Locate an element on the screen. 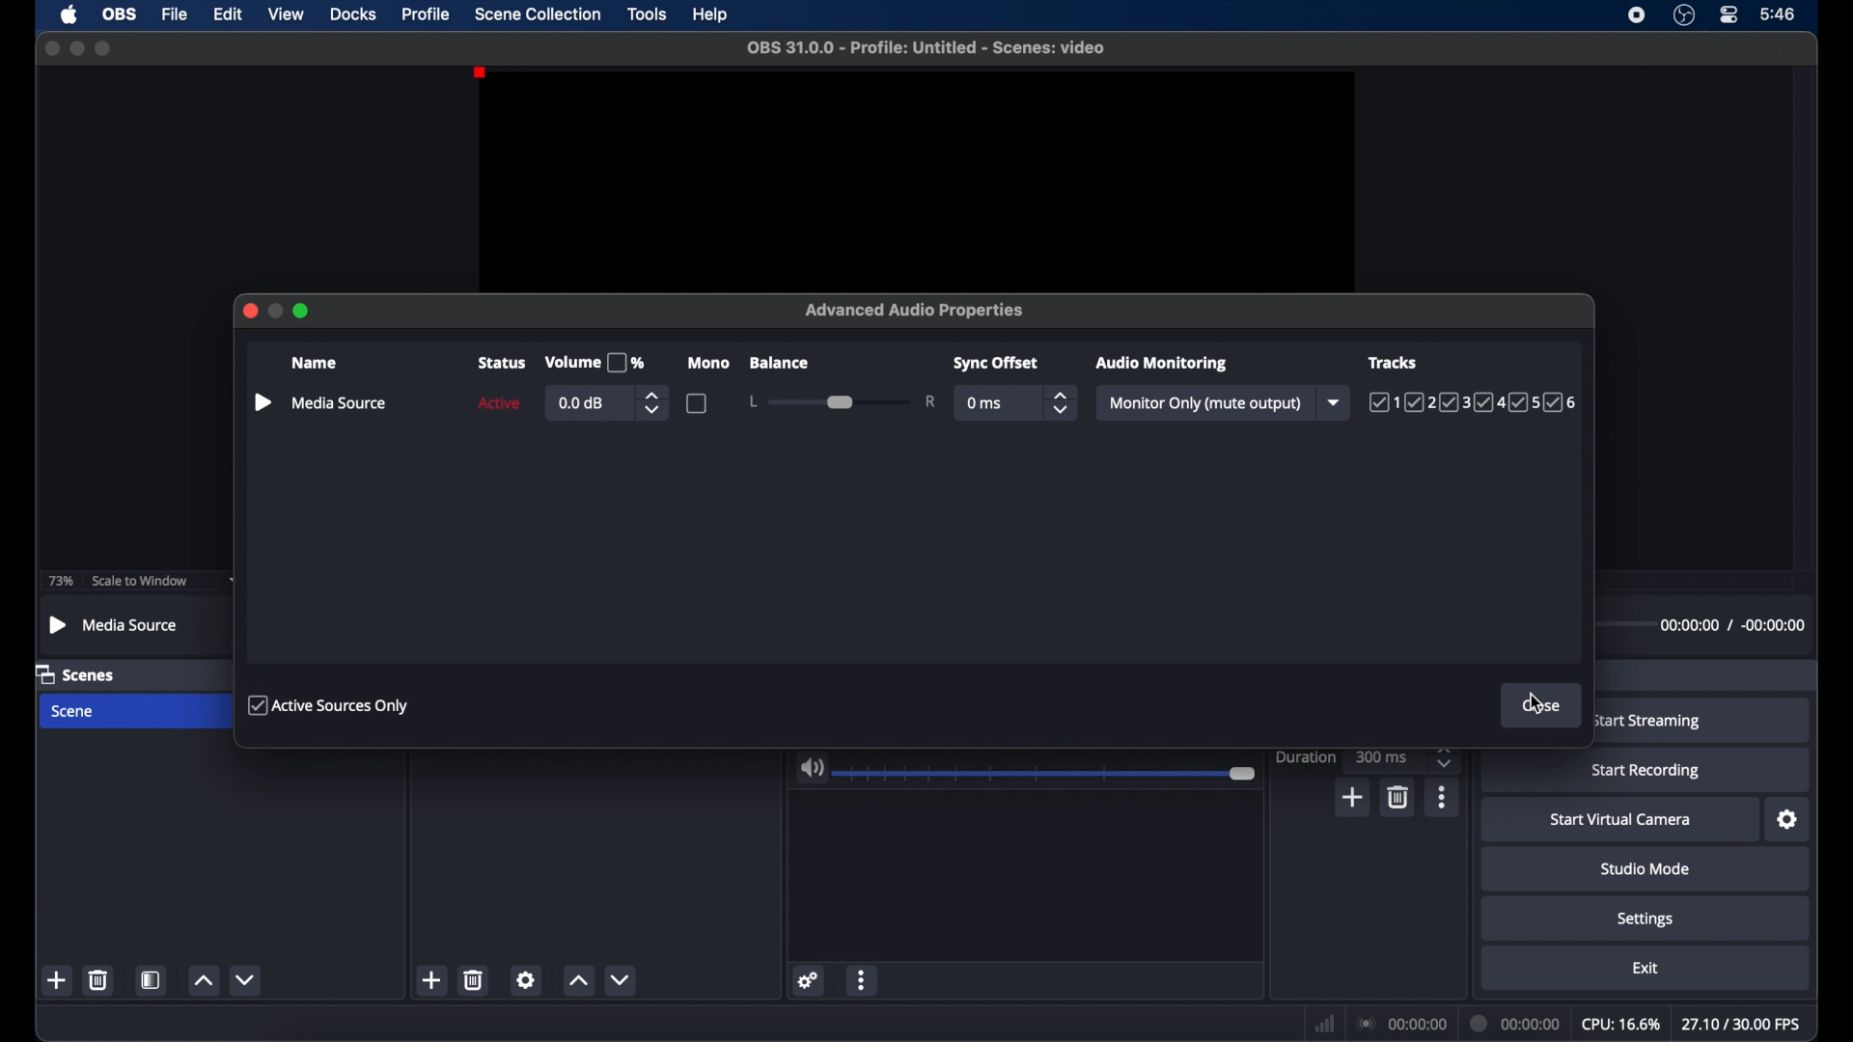 This screenshot has width=1853, height=1042. tracks is located at coordinates (1475, 403).